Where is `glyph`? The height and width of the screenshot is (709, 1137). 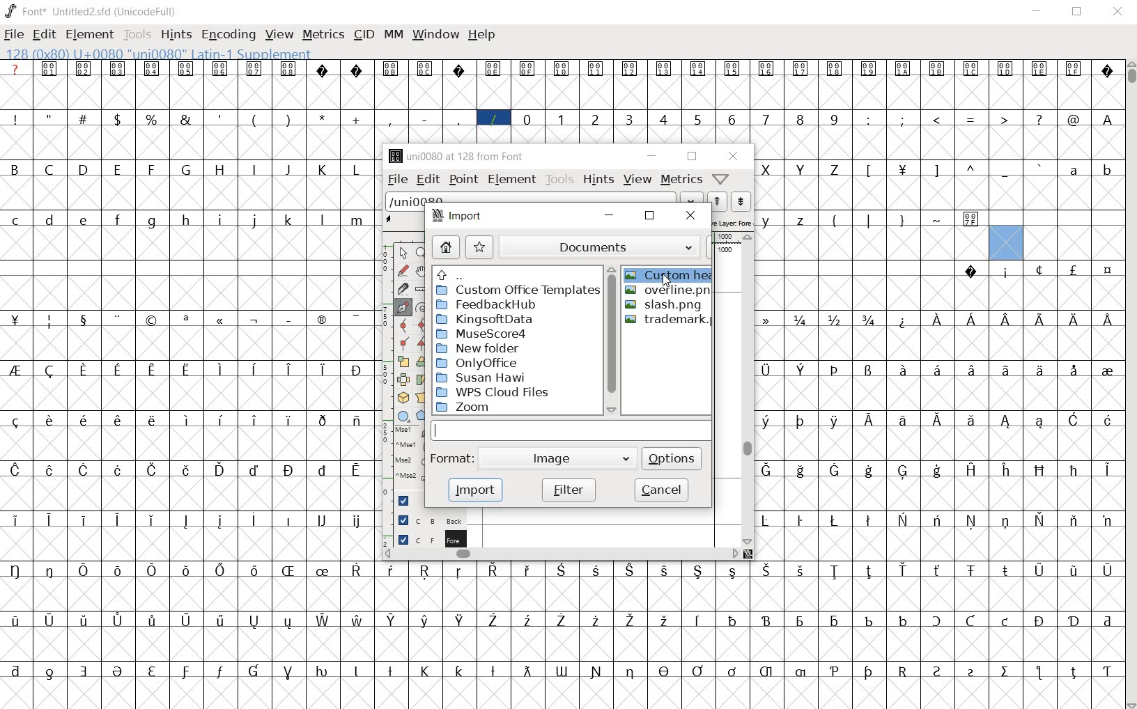 glyph is located at coordinates (1005, 671).